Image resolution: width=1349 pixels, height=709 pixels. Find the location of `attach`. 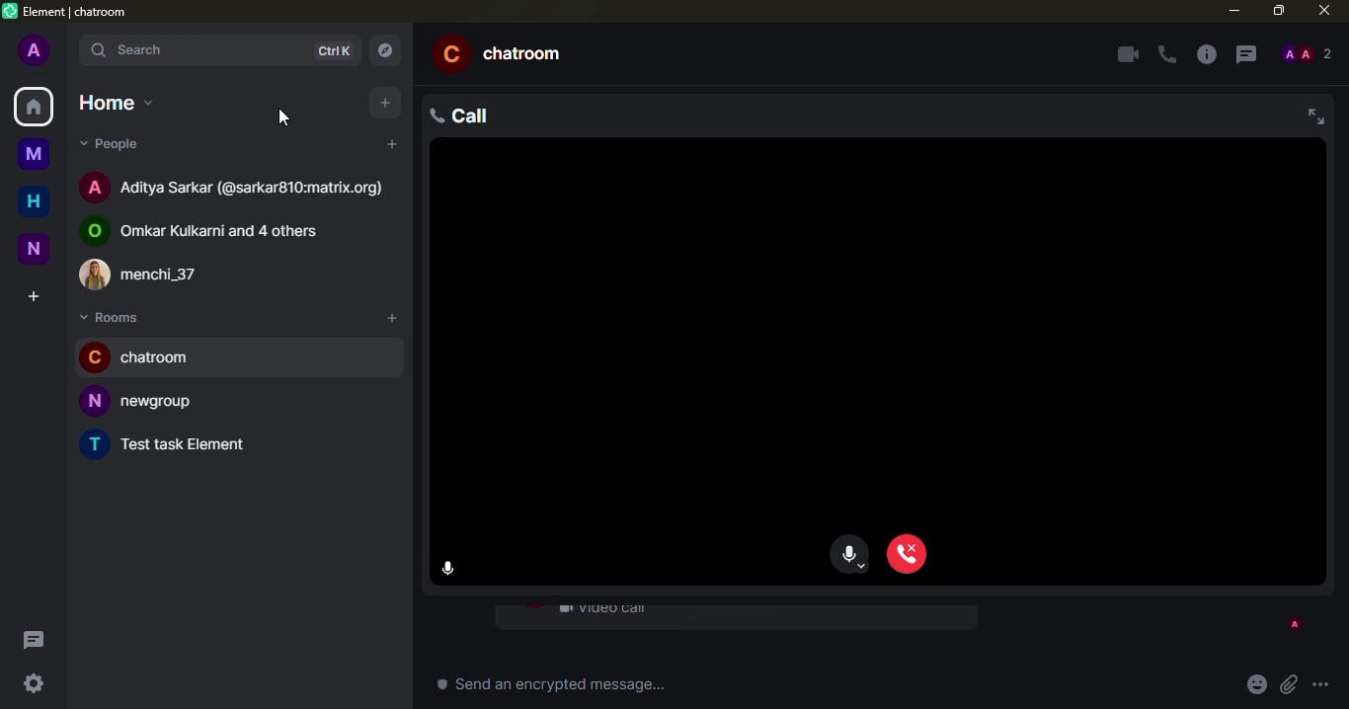

attach is located at coordinates (1288, 684).